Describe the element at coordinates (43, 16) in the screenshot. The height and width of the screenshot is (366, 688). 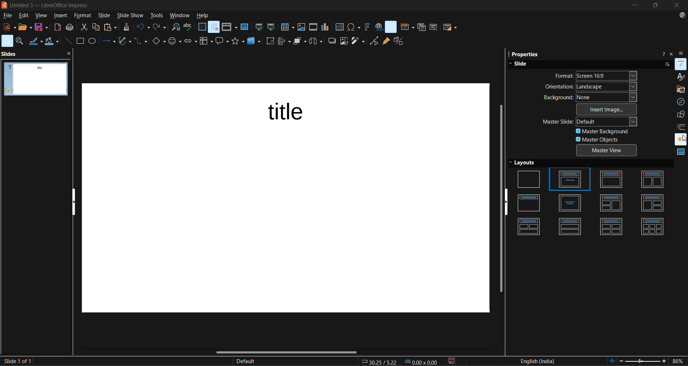
I see `view` at that location.